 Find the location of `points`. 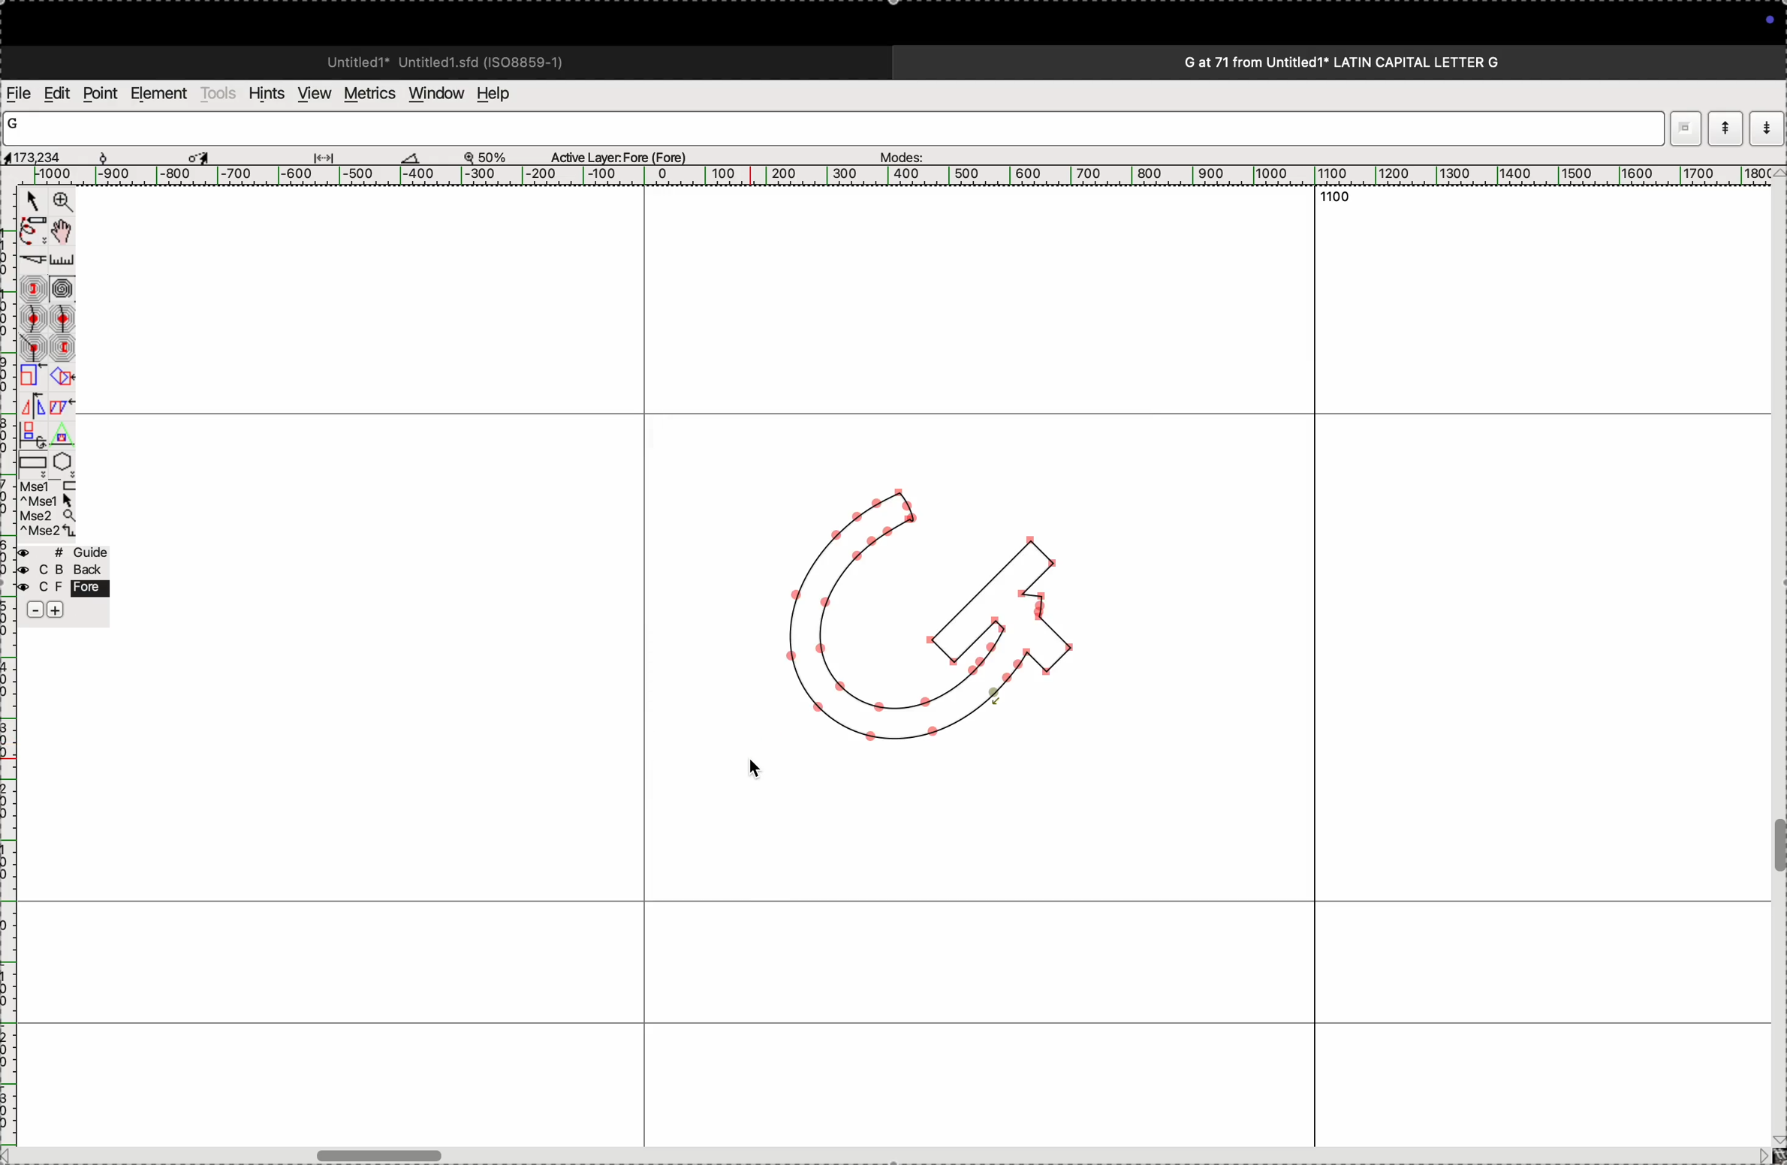

points is located at coordinates (101, 95).